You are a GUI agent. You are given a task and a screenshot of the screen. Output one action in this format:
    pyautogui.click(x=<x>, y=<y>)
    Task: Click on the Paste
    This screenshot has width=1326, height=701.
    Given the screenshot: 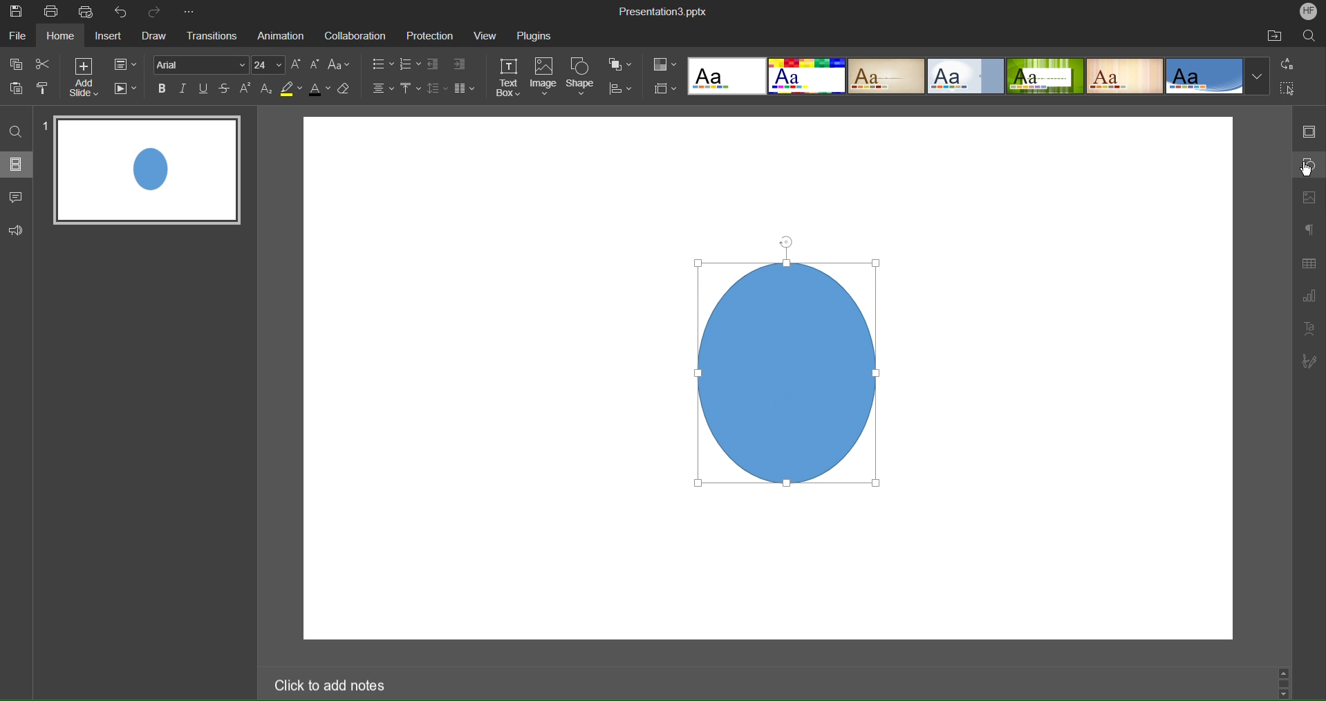 What is the action you would take?
    pyautogui.click(x=18, y=88)
    